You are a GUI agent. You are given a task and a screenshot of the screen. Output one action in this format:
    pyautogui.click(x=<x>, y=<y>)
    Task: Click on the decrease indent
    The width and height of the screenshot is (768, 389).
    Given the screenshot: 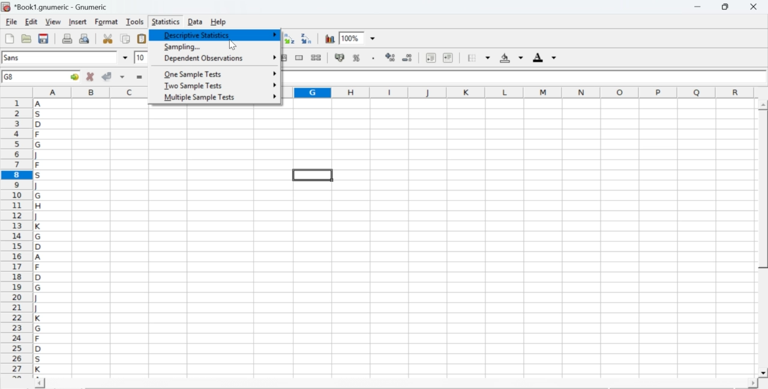 What is the action you would take?
    pyautogui.click(x=431, y=57)
    